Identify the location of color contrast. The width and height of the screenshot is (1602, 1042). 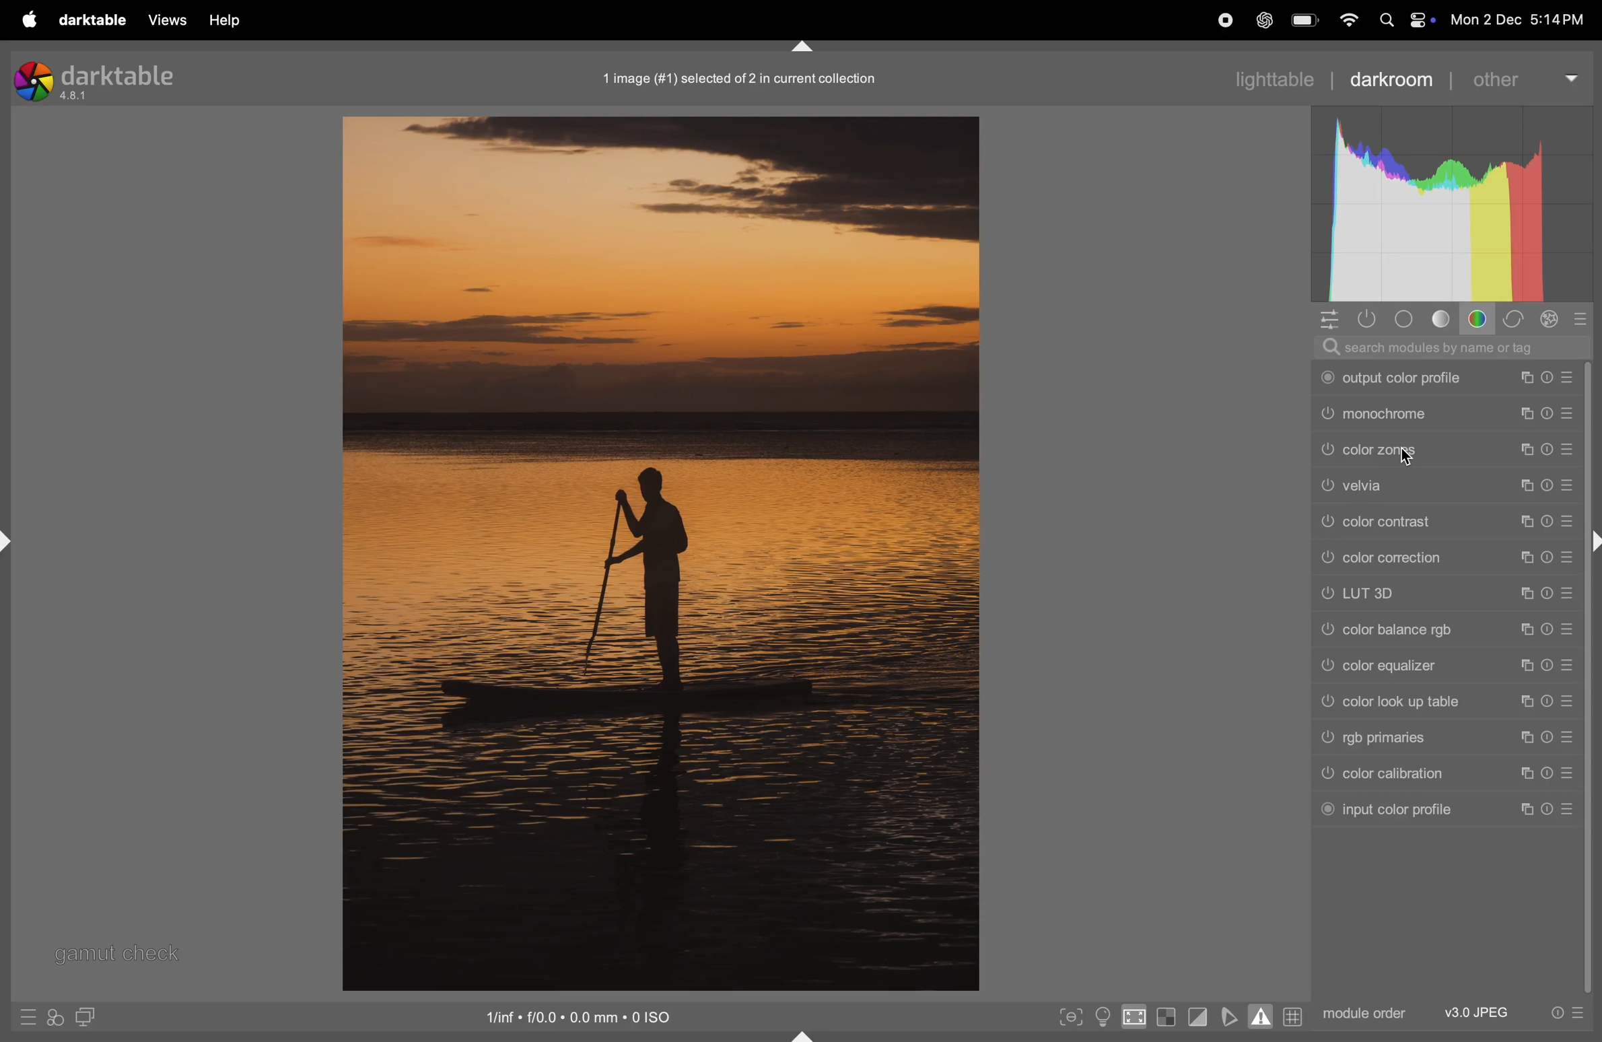
(1401, 520).